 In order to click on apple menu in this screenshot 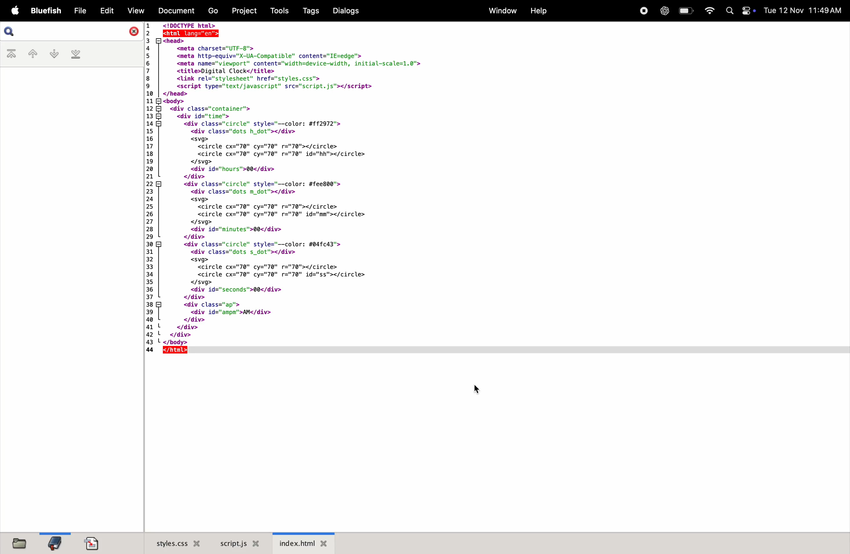, I will do `click(12, 10)`.